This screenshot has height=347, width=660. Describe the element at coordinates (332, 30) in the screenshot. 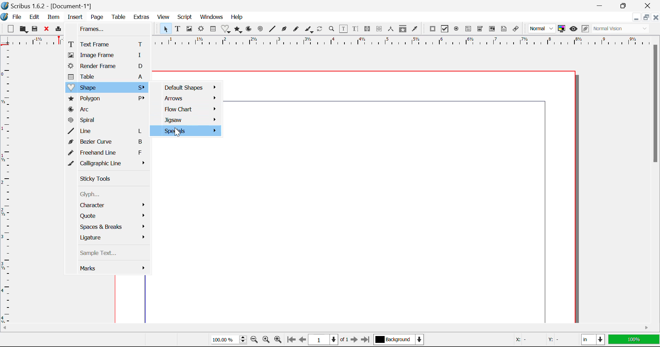

I see `Zoom` at that location.